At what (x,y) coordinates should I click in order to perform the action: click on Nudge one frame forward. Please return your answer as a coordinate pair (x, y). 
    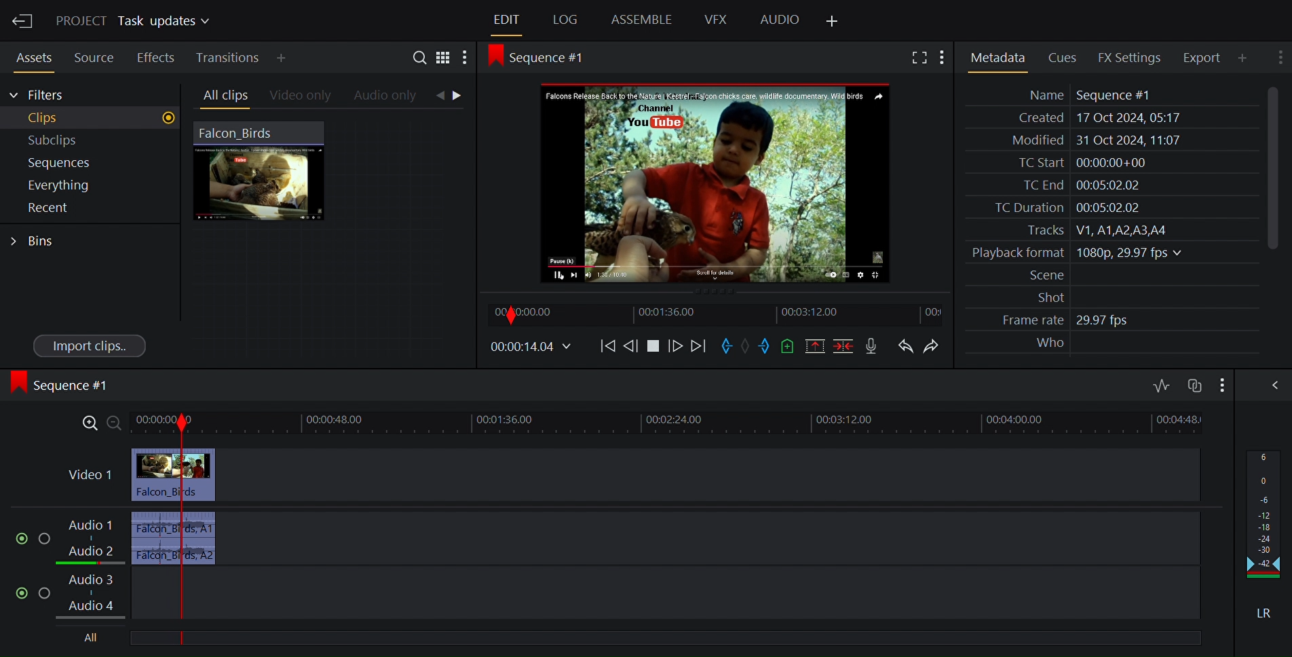
    Looking at the image, I should click on (674, 346).